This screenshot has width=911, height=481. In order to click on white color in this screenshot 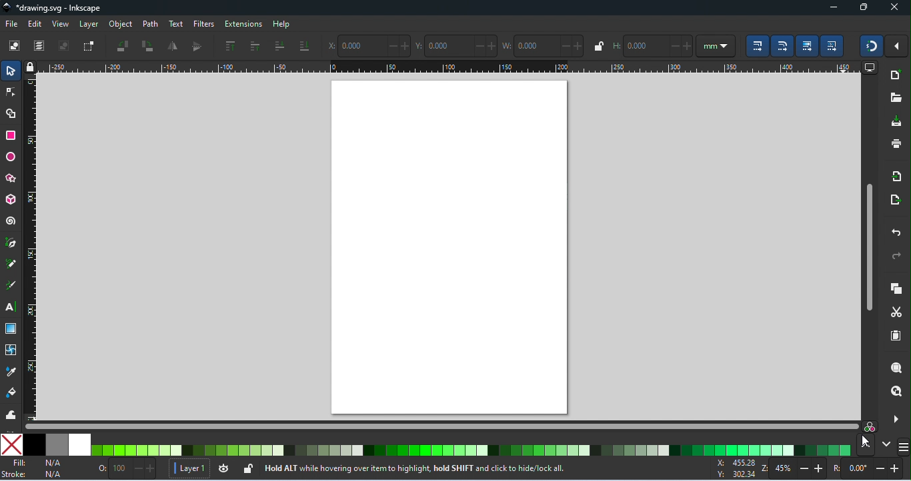, I will do `click(81, 444)`.